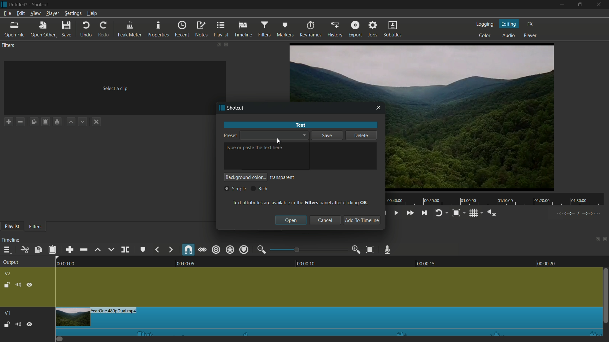  What do you see at coordinates (8, 122) in the screenshot?
I see `add a filter` at bounding box center [8, 122].